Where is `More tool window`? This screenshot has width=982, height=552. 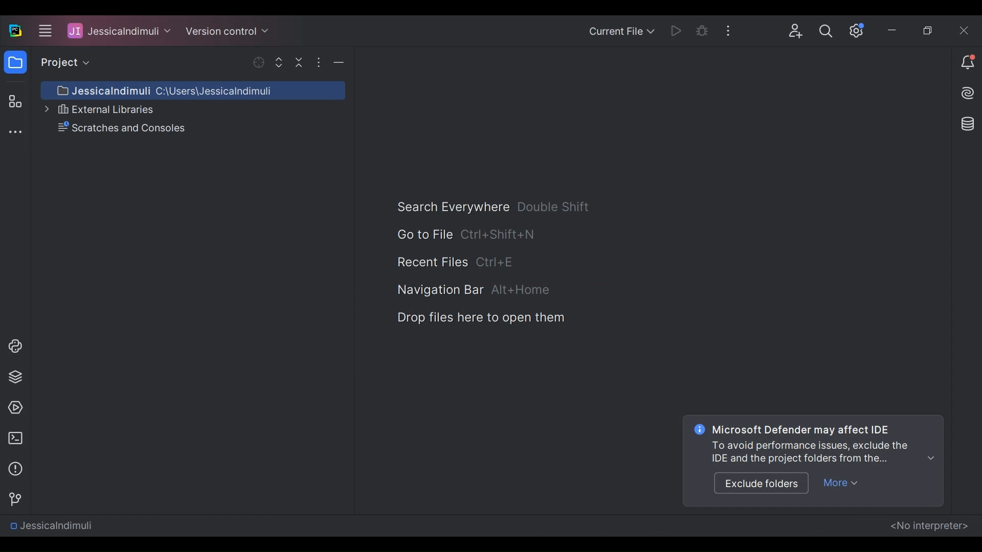 More tool window is located at coordinates (13, 132).